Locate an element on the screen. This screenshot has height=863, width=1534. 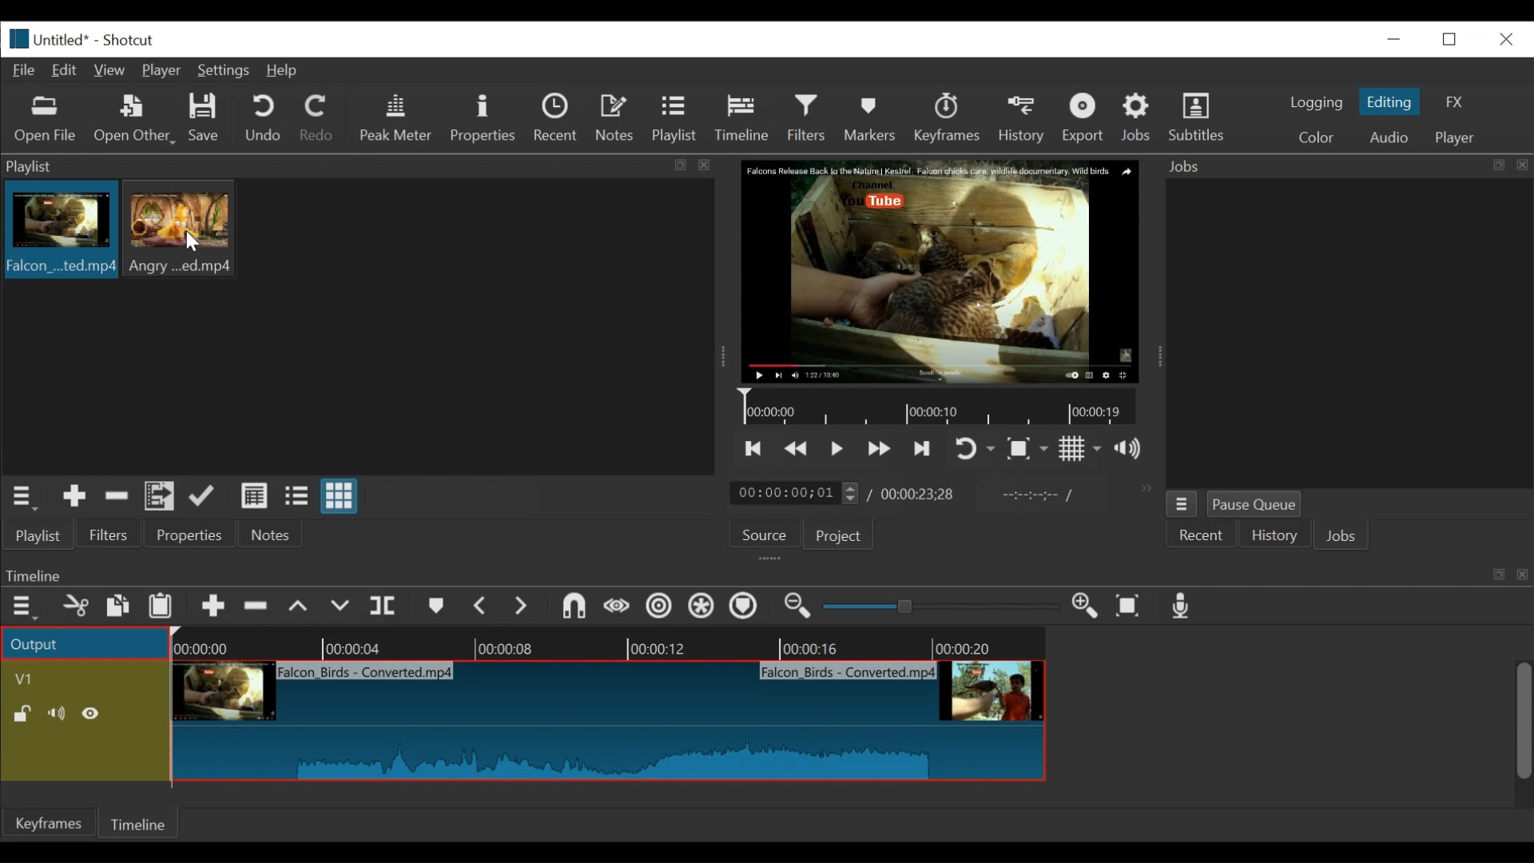
Append is located at coordinates (213, 610).